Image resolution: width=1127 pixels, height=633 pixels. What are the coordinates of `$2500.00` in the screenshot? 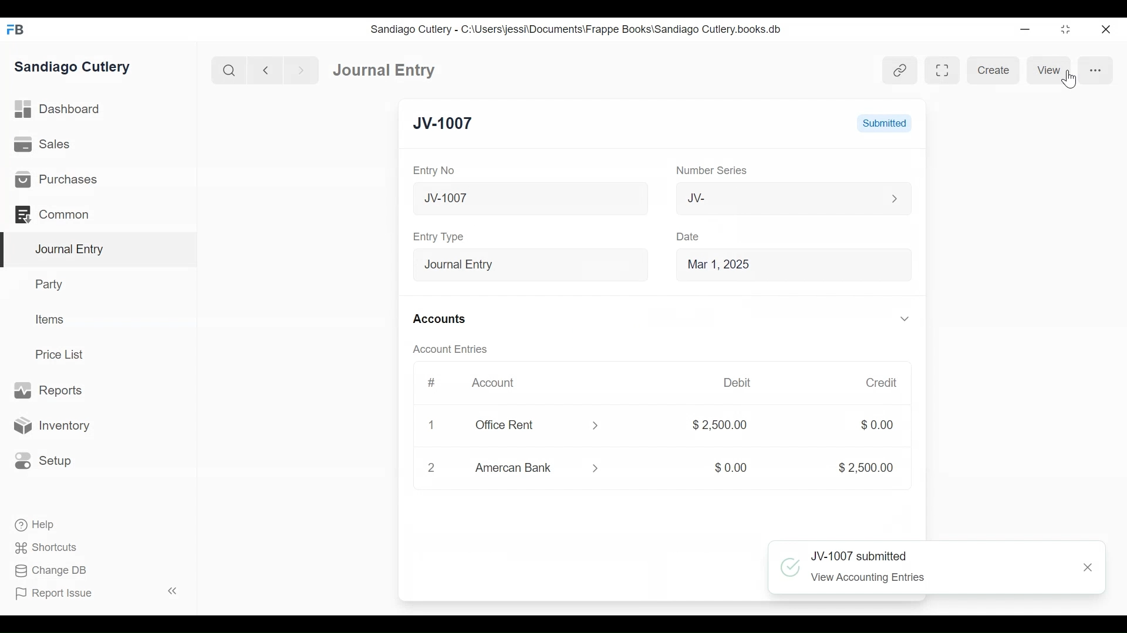 It's located at (715, 427).